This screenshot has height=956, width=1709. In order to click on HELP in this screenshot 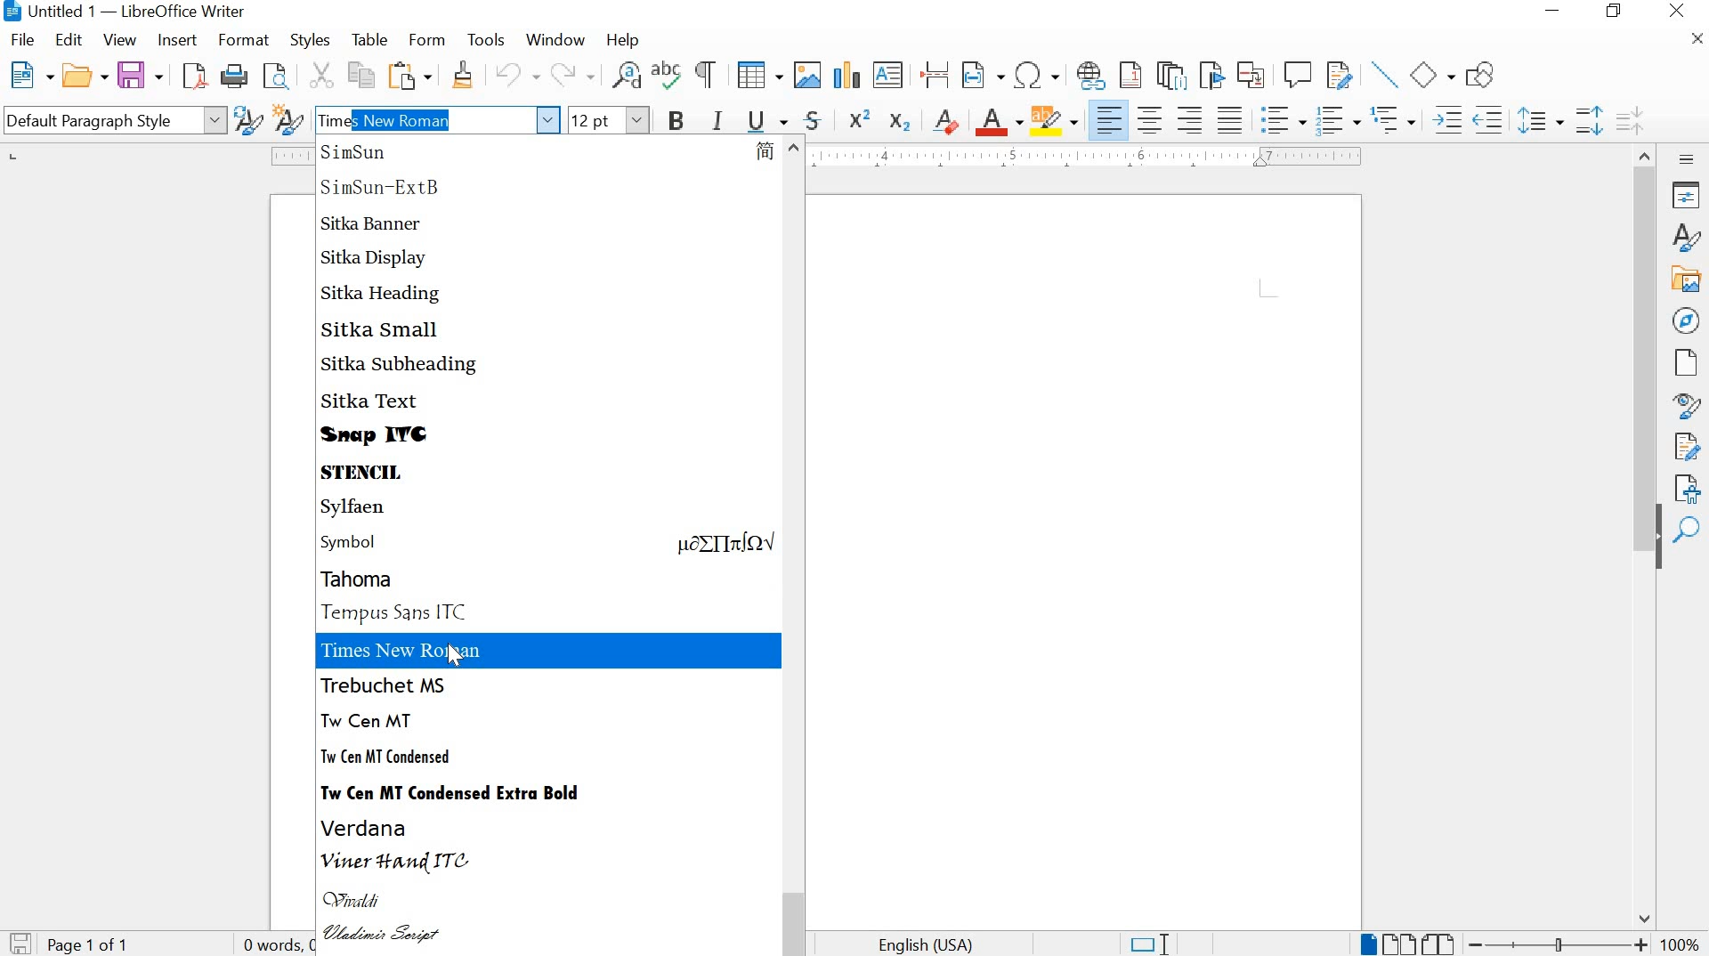, I will do `click(619, 41)`.